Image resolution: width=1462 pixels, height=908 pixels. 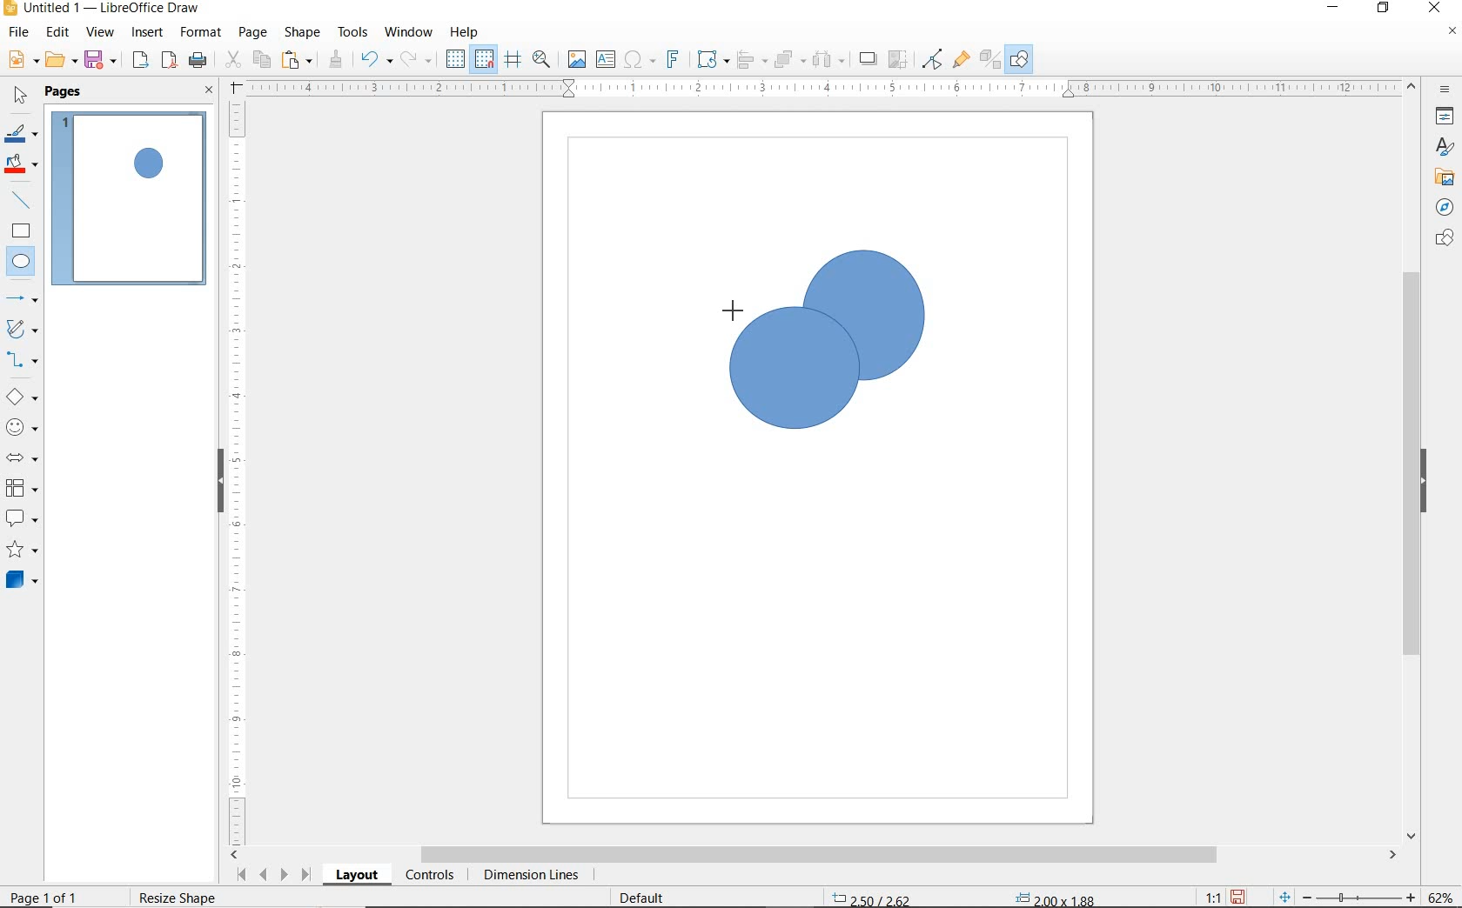 I want to click on SAVE, so click(x=1240, y=896).